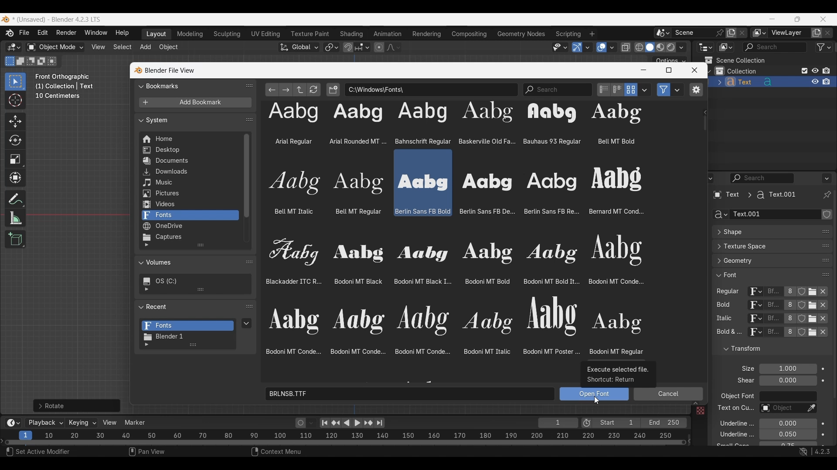 The image size is (837, 470). I want to click on Toggle X-ray, so click(626, 47).